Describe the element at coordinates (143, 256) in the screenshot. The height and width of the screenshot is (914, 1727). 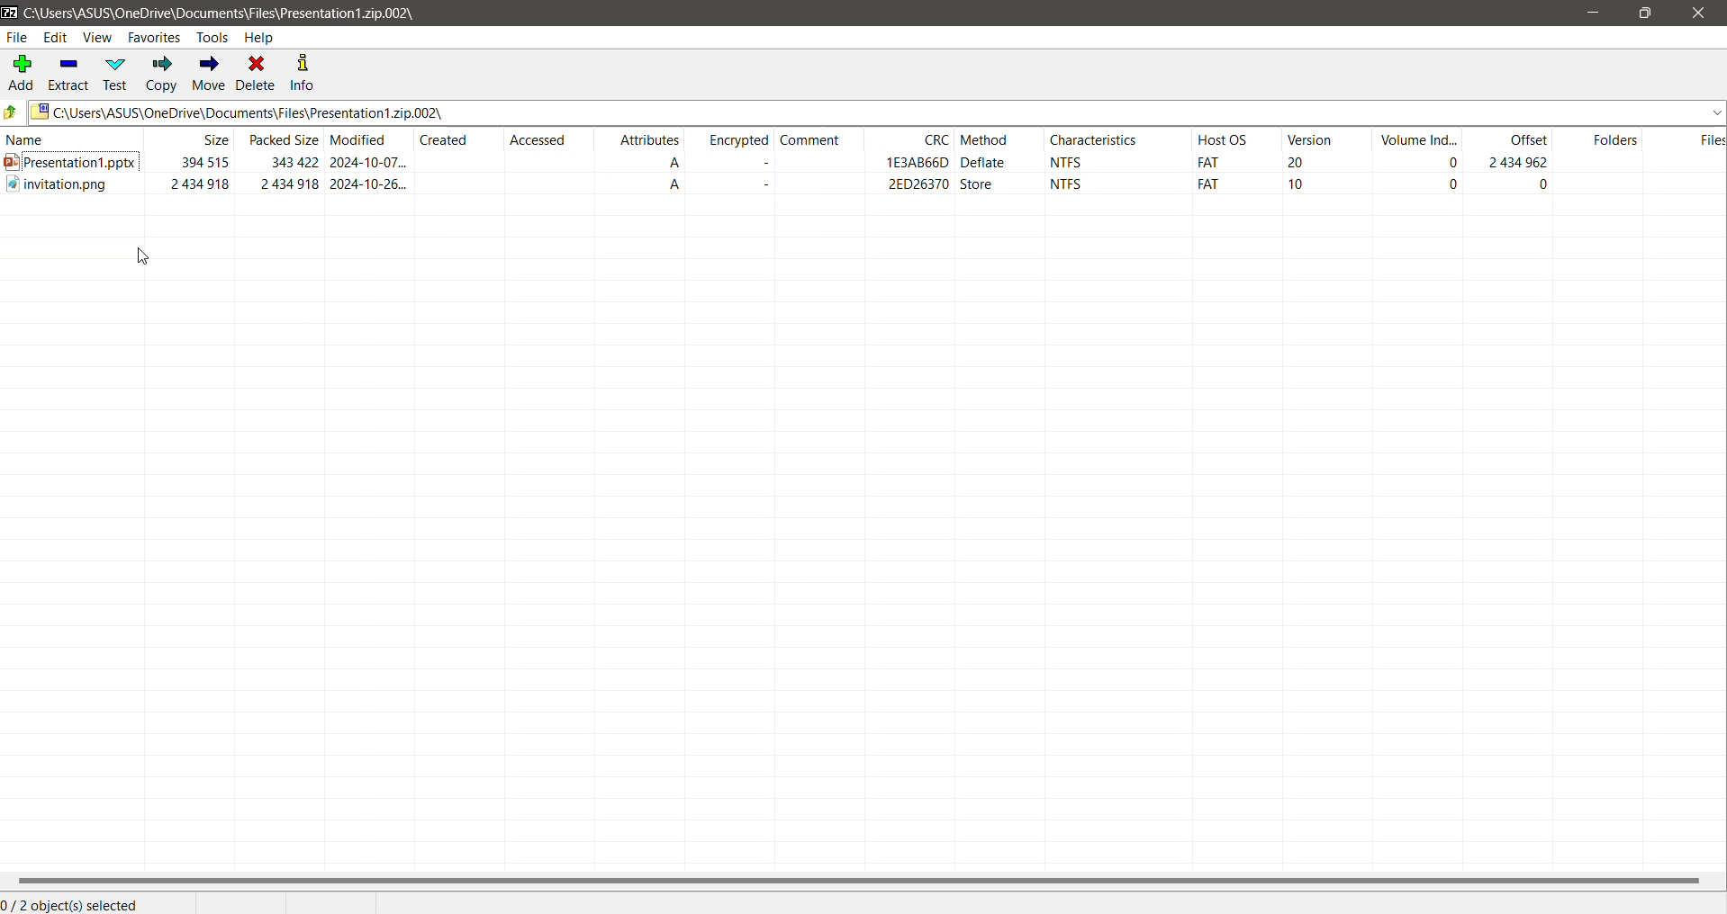
I see `Cursor` at that location.